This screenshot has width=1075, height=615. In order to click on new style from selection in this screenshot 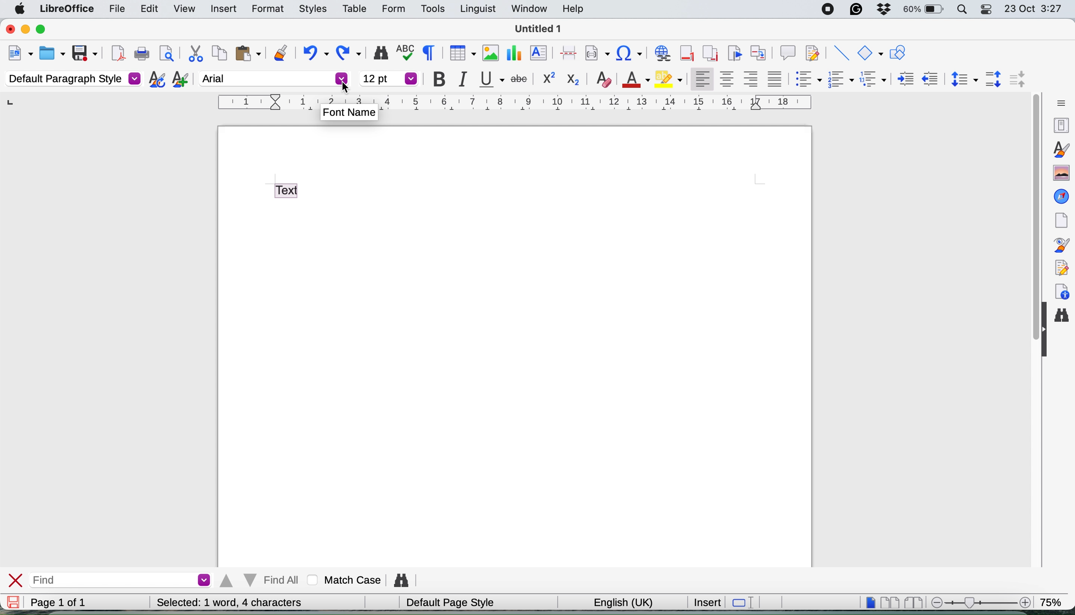, I will do `click(179, 80)`.